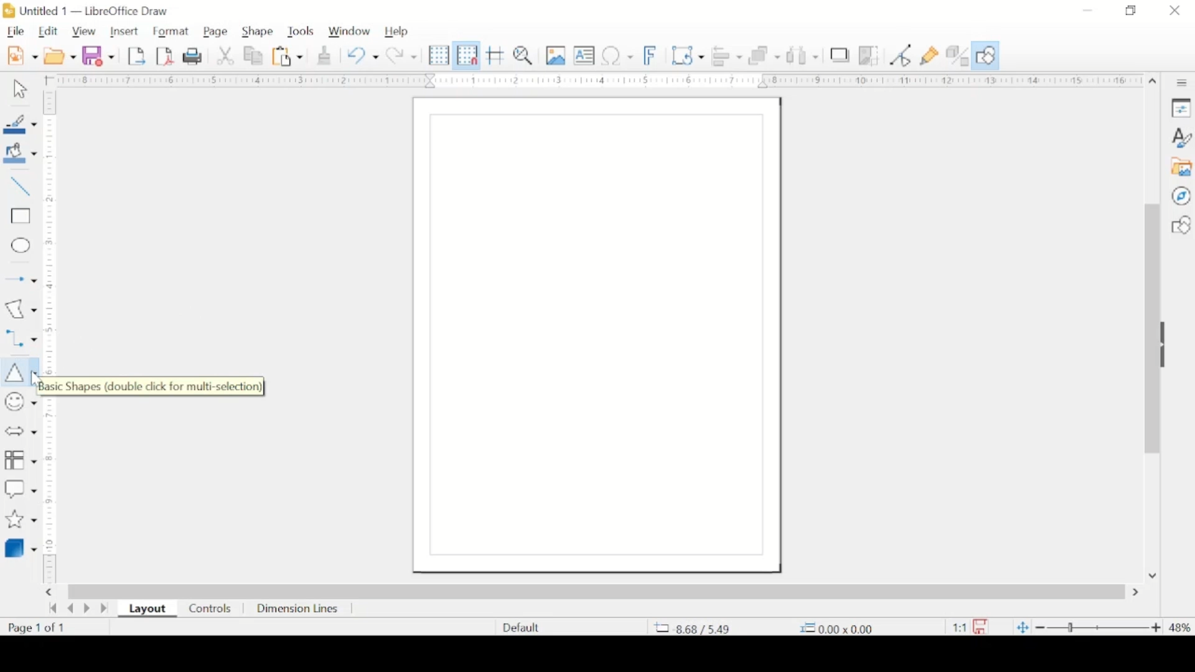 The width and height of the screenshot is (1195, 672). What do you see at coordinates (20, 246) in the screenshot?
I see `insert ellipse` at bounding box center [20, 246].